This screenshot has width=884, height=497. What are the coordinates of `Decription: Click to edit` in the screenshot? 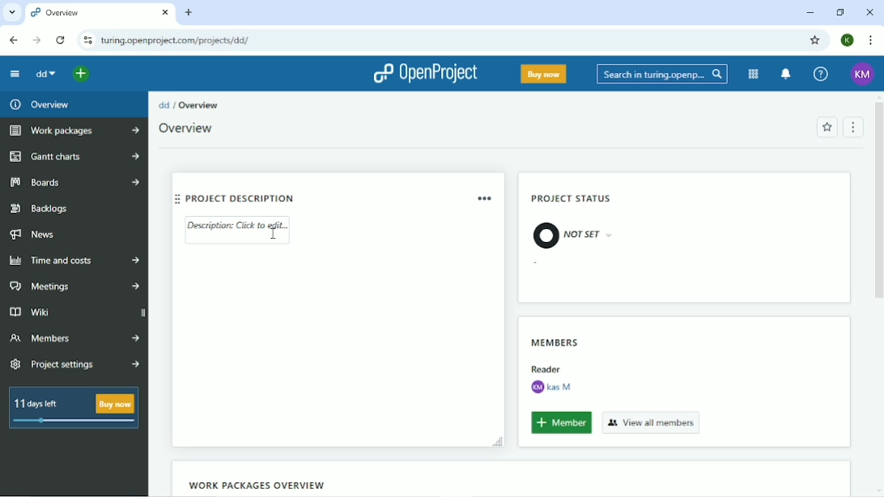 It's located at (240, 230).